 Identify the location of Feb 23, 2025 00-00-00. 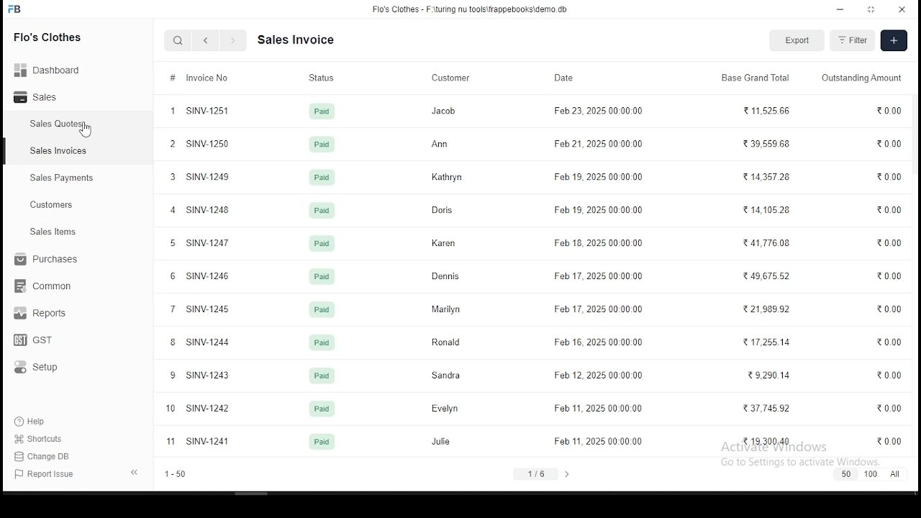
(607, 110).